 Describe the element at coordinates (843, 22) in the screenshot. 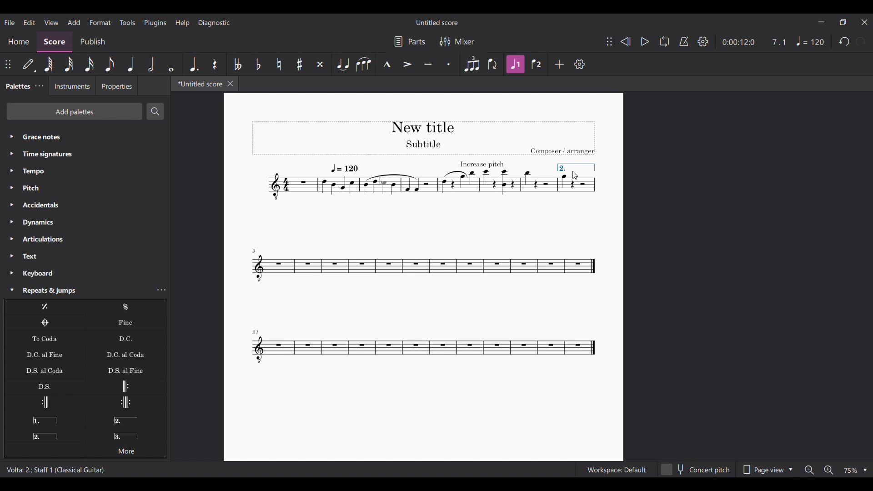

I see `Show in smaller tab` at that location.